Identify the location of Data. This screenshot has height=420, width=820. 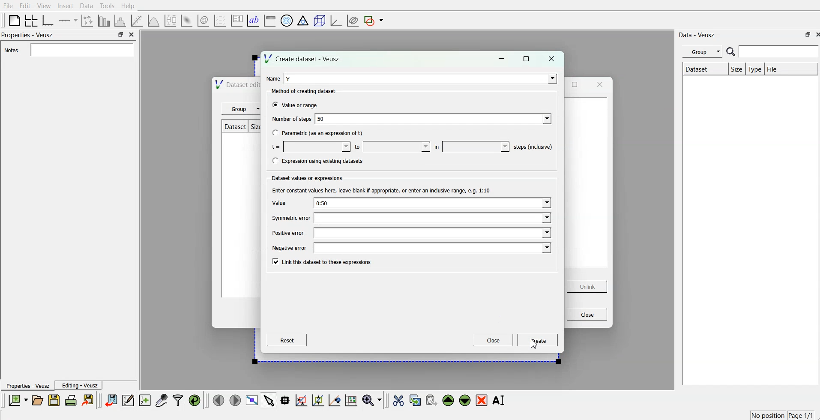
(87, 6).